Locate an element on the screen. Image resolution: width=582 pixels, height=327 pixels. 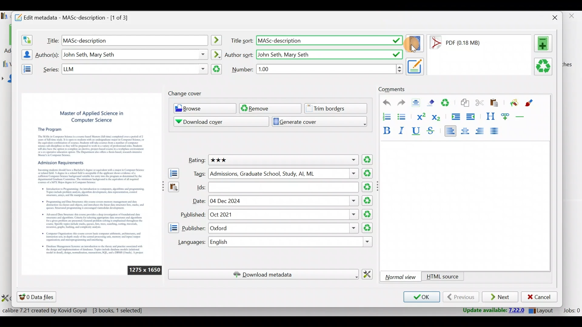
Series is located at coordinates (49, 69).